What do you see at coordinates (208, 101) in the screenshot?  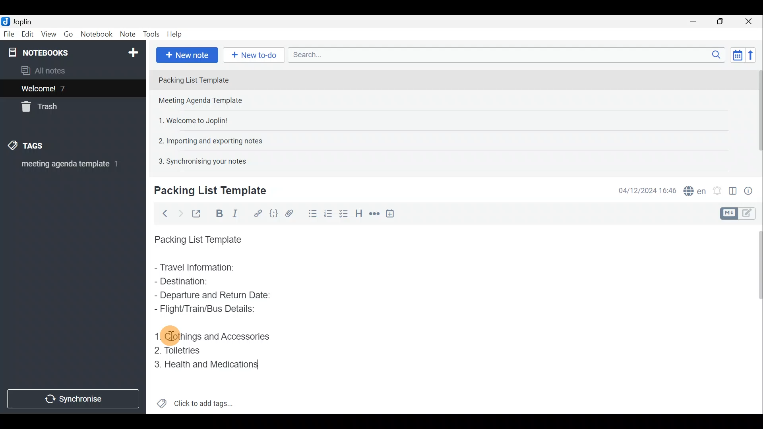 I see `Note 2` at bounding box center [208, 101].